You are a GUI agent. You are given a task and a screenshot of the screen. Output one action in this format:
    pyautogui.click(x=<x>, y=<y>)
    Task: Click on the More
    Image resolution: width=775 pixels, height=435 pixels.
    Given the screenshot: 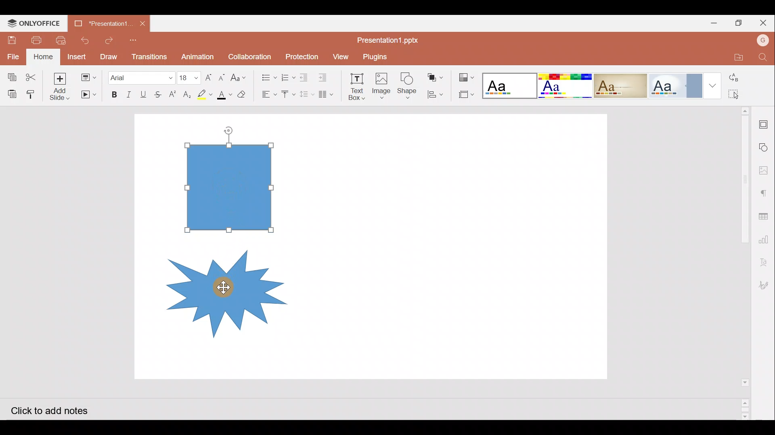 What is the action you would take?
    pyautogui.click(x=714, y=86)
    